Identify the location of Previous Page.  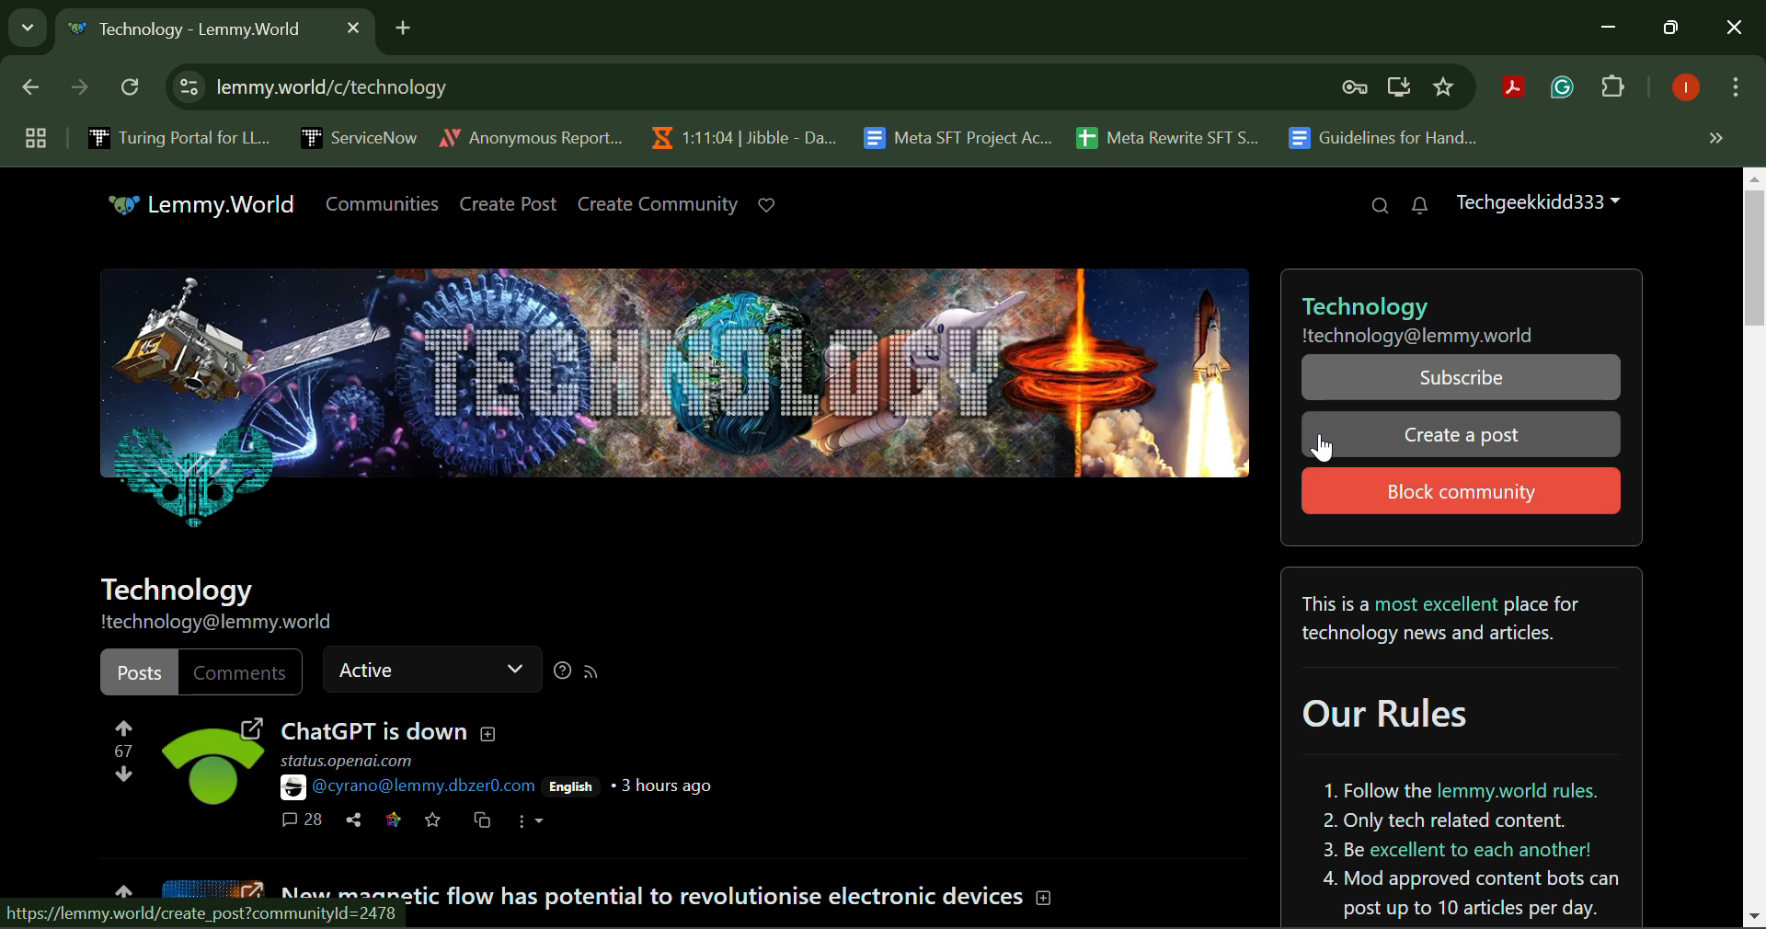
(34, 91).